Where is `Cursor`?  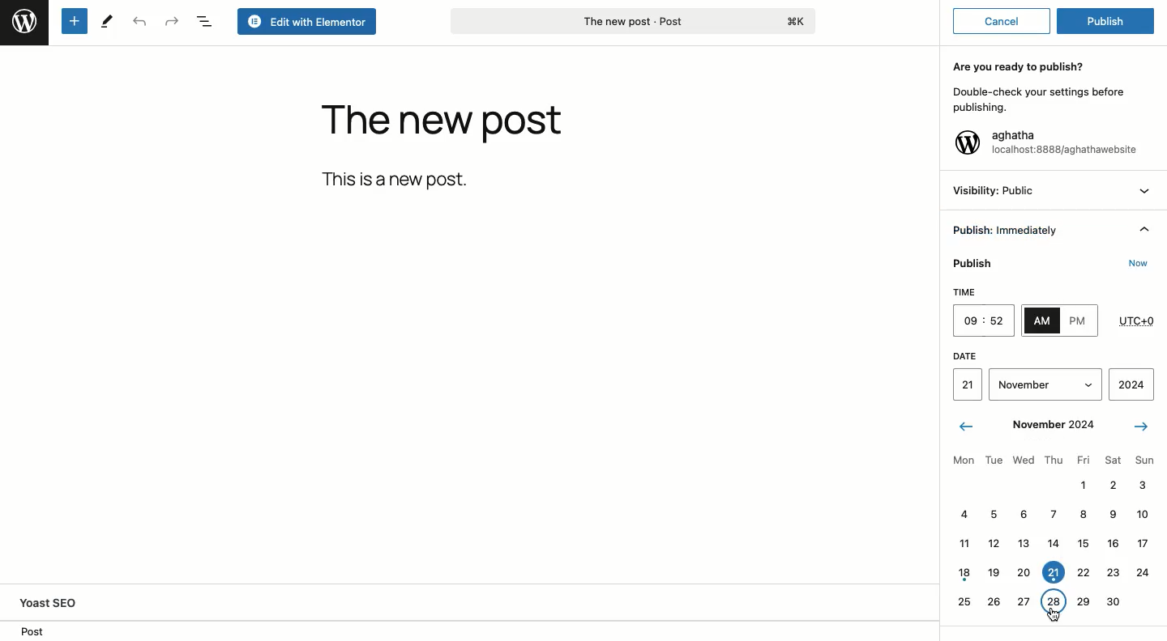 Cursor is located at coordinates (1052, 612).